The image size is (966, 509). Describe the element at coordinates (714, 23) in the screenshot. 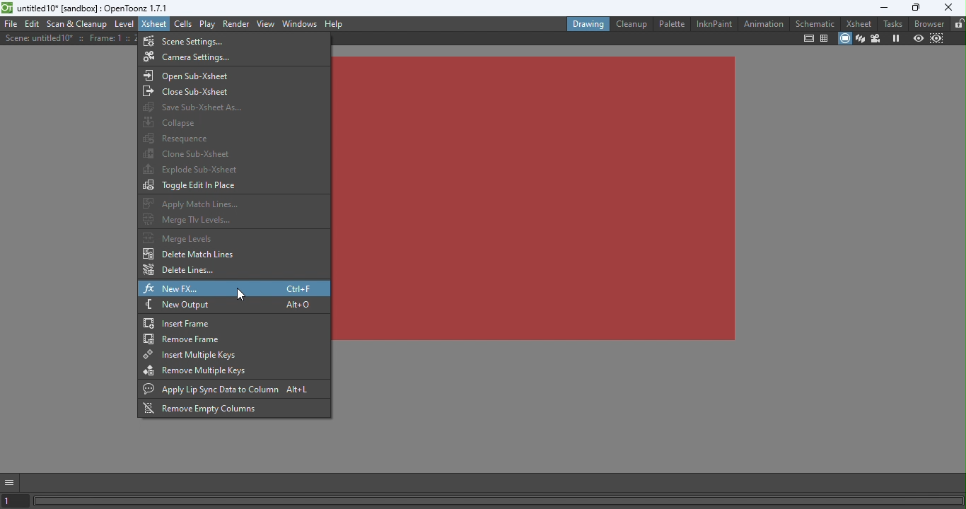

I see `InknPaint` at that location.